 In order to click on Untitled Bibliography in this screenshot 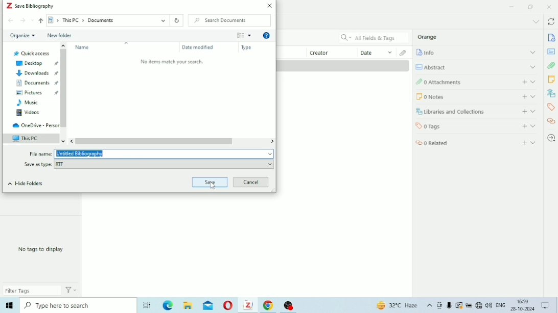, I will do `click(165, 153)`.